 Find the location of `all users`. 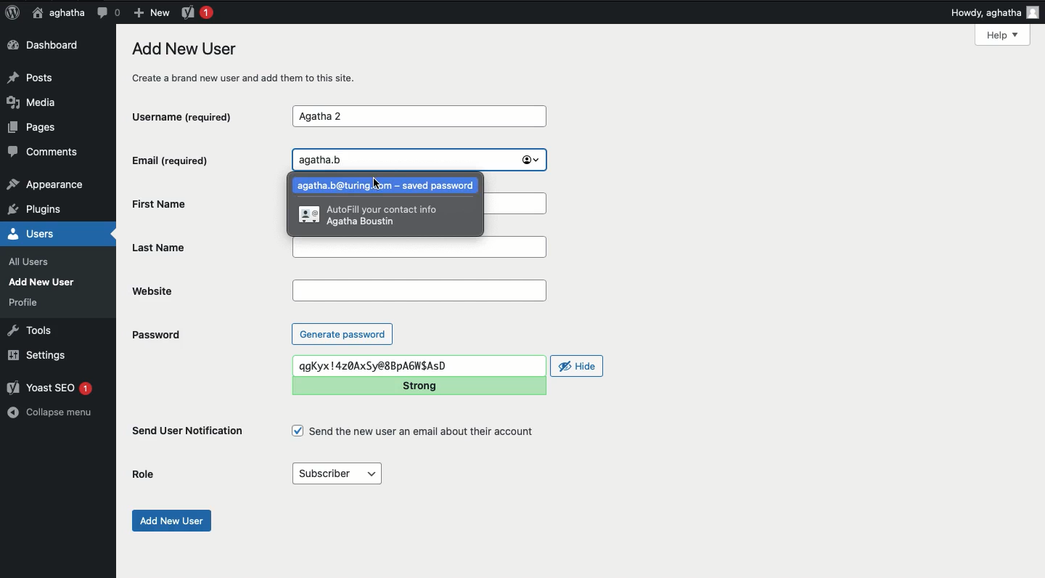

all users is located at coordinates (33, 262).